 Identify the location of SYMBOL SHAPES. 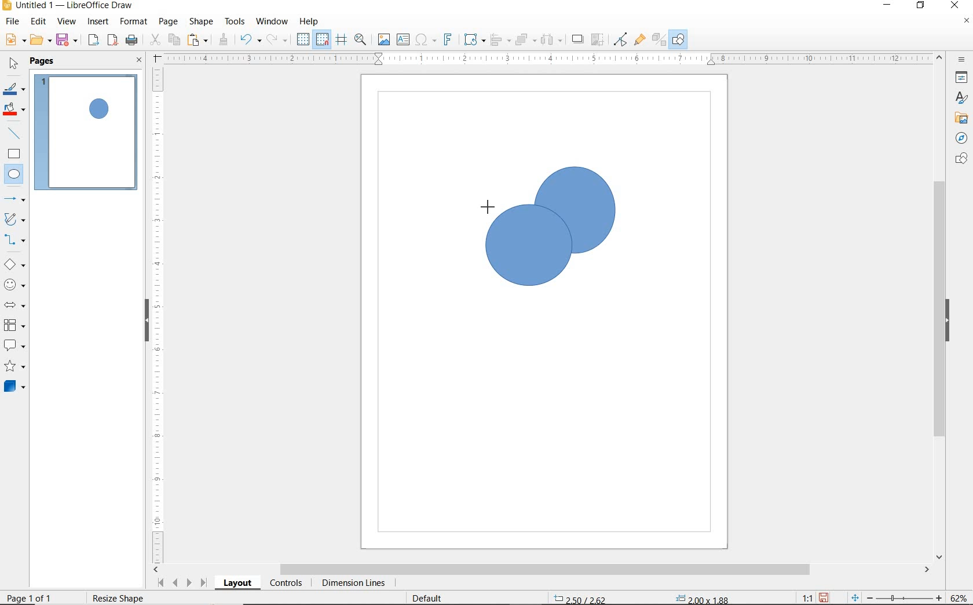
(15, 285).